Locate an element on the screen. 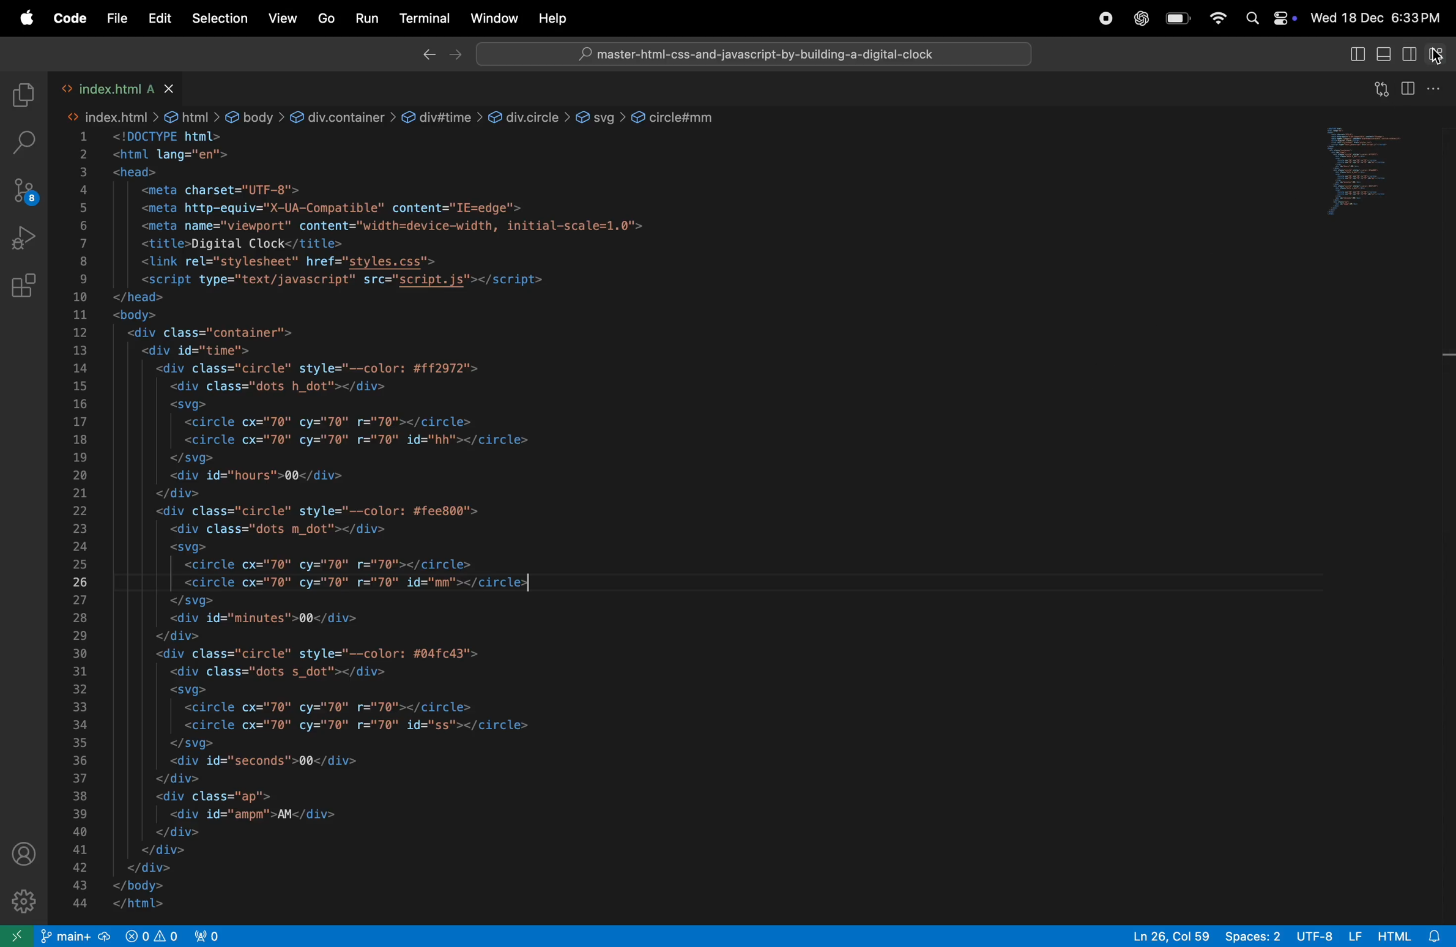 This screenshot has width=1456, height=947. file is located at coordinates (115, 18).